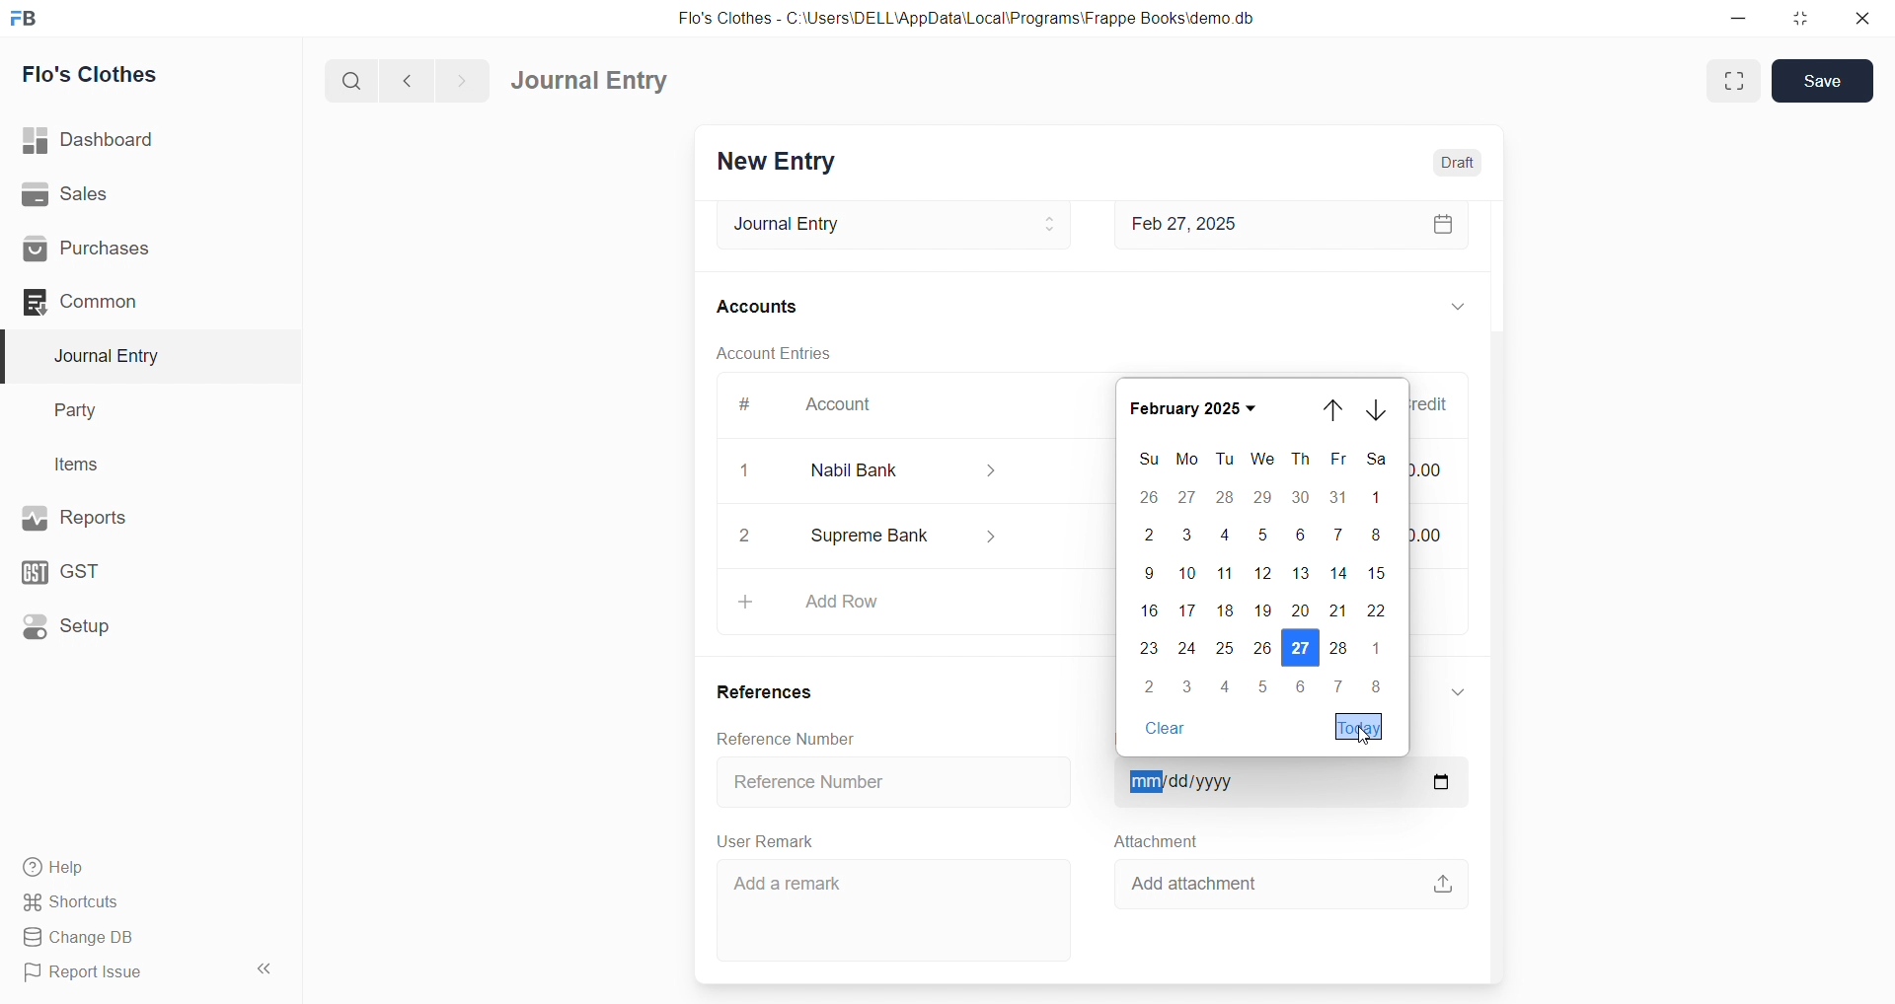  Describe the element at coordinates (267, 968) in the screenshot. I see `collapse sidebar` at that location.